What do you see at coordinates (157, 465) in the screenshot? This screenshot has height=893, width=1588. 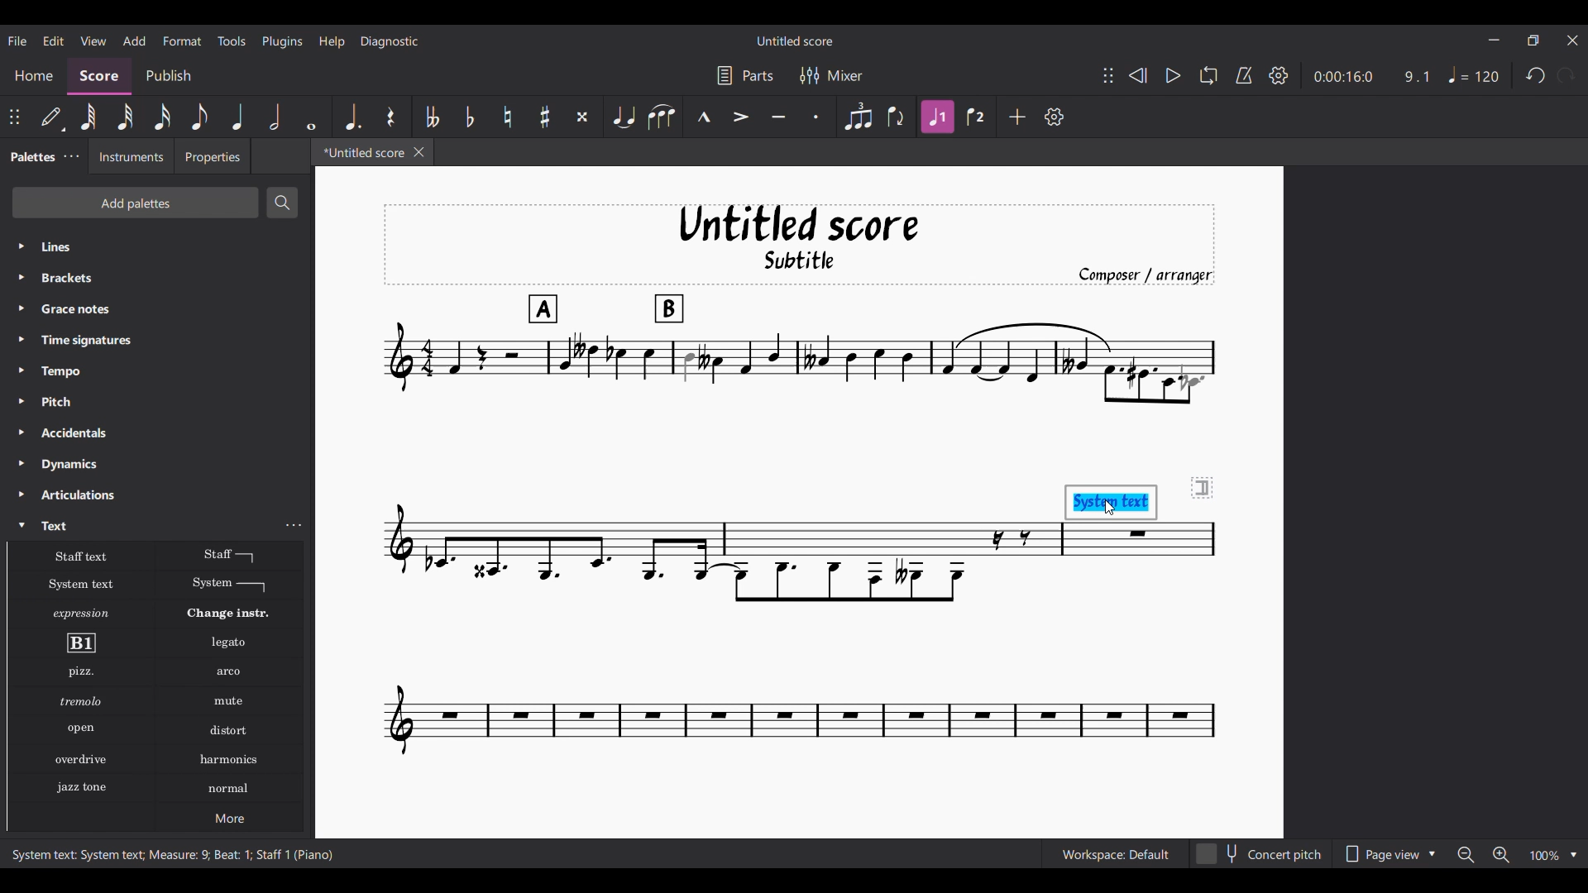 I see `Dynamics` at bounding box center [157, 465].